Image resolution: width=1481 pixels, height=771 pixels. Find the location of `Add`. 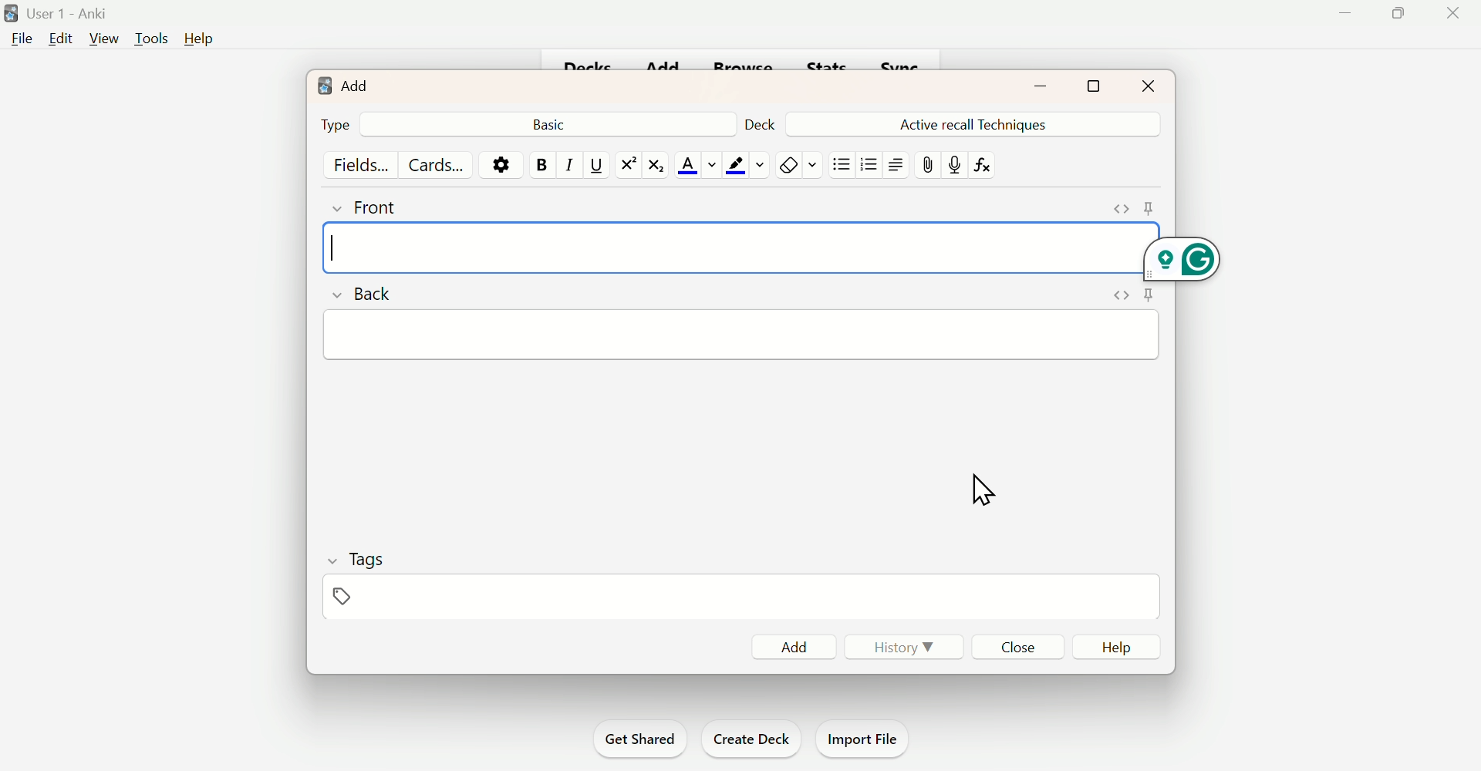

Add is located at coordinates (792, 648).